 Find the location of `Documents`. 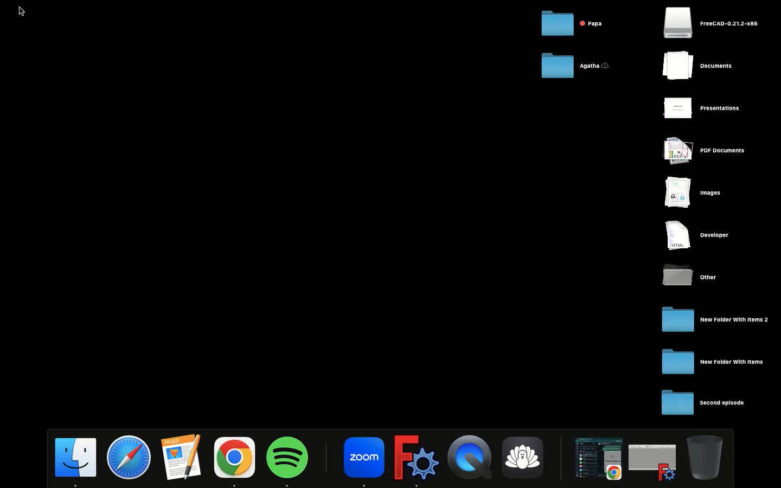

Documents is located at coordinates (708, 67).